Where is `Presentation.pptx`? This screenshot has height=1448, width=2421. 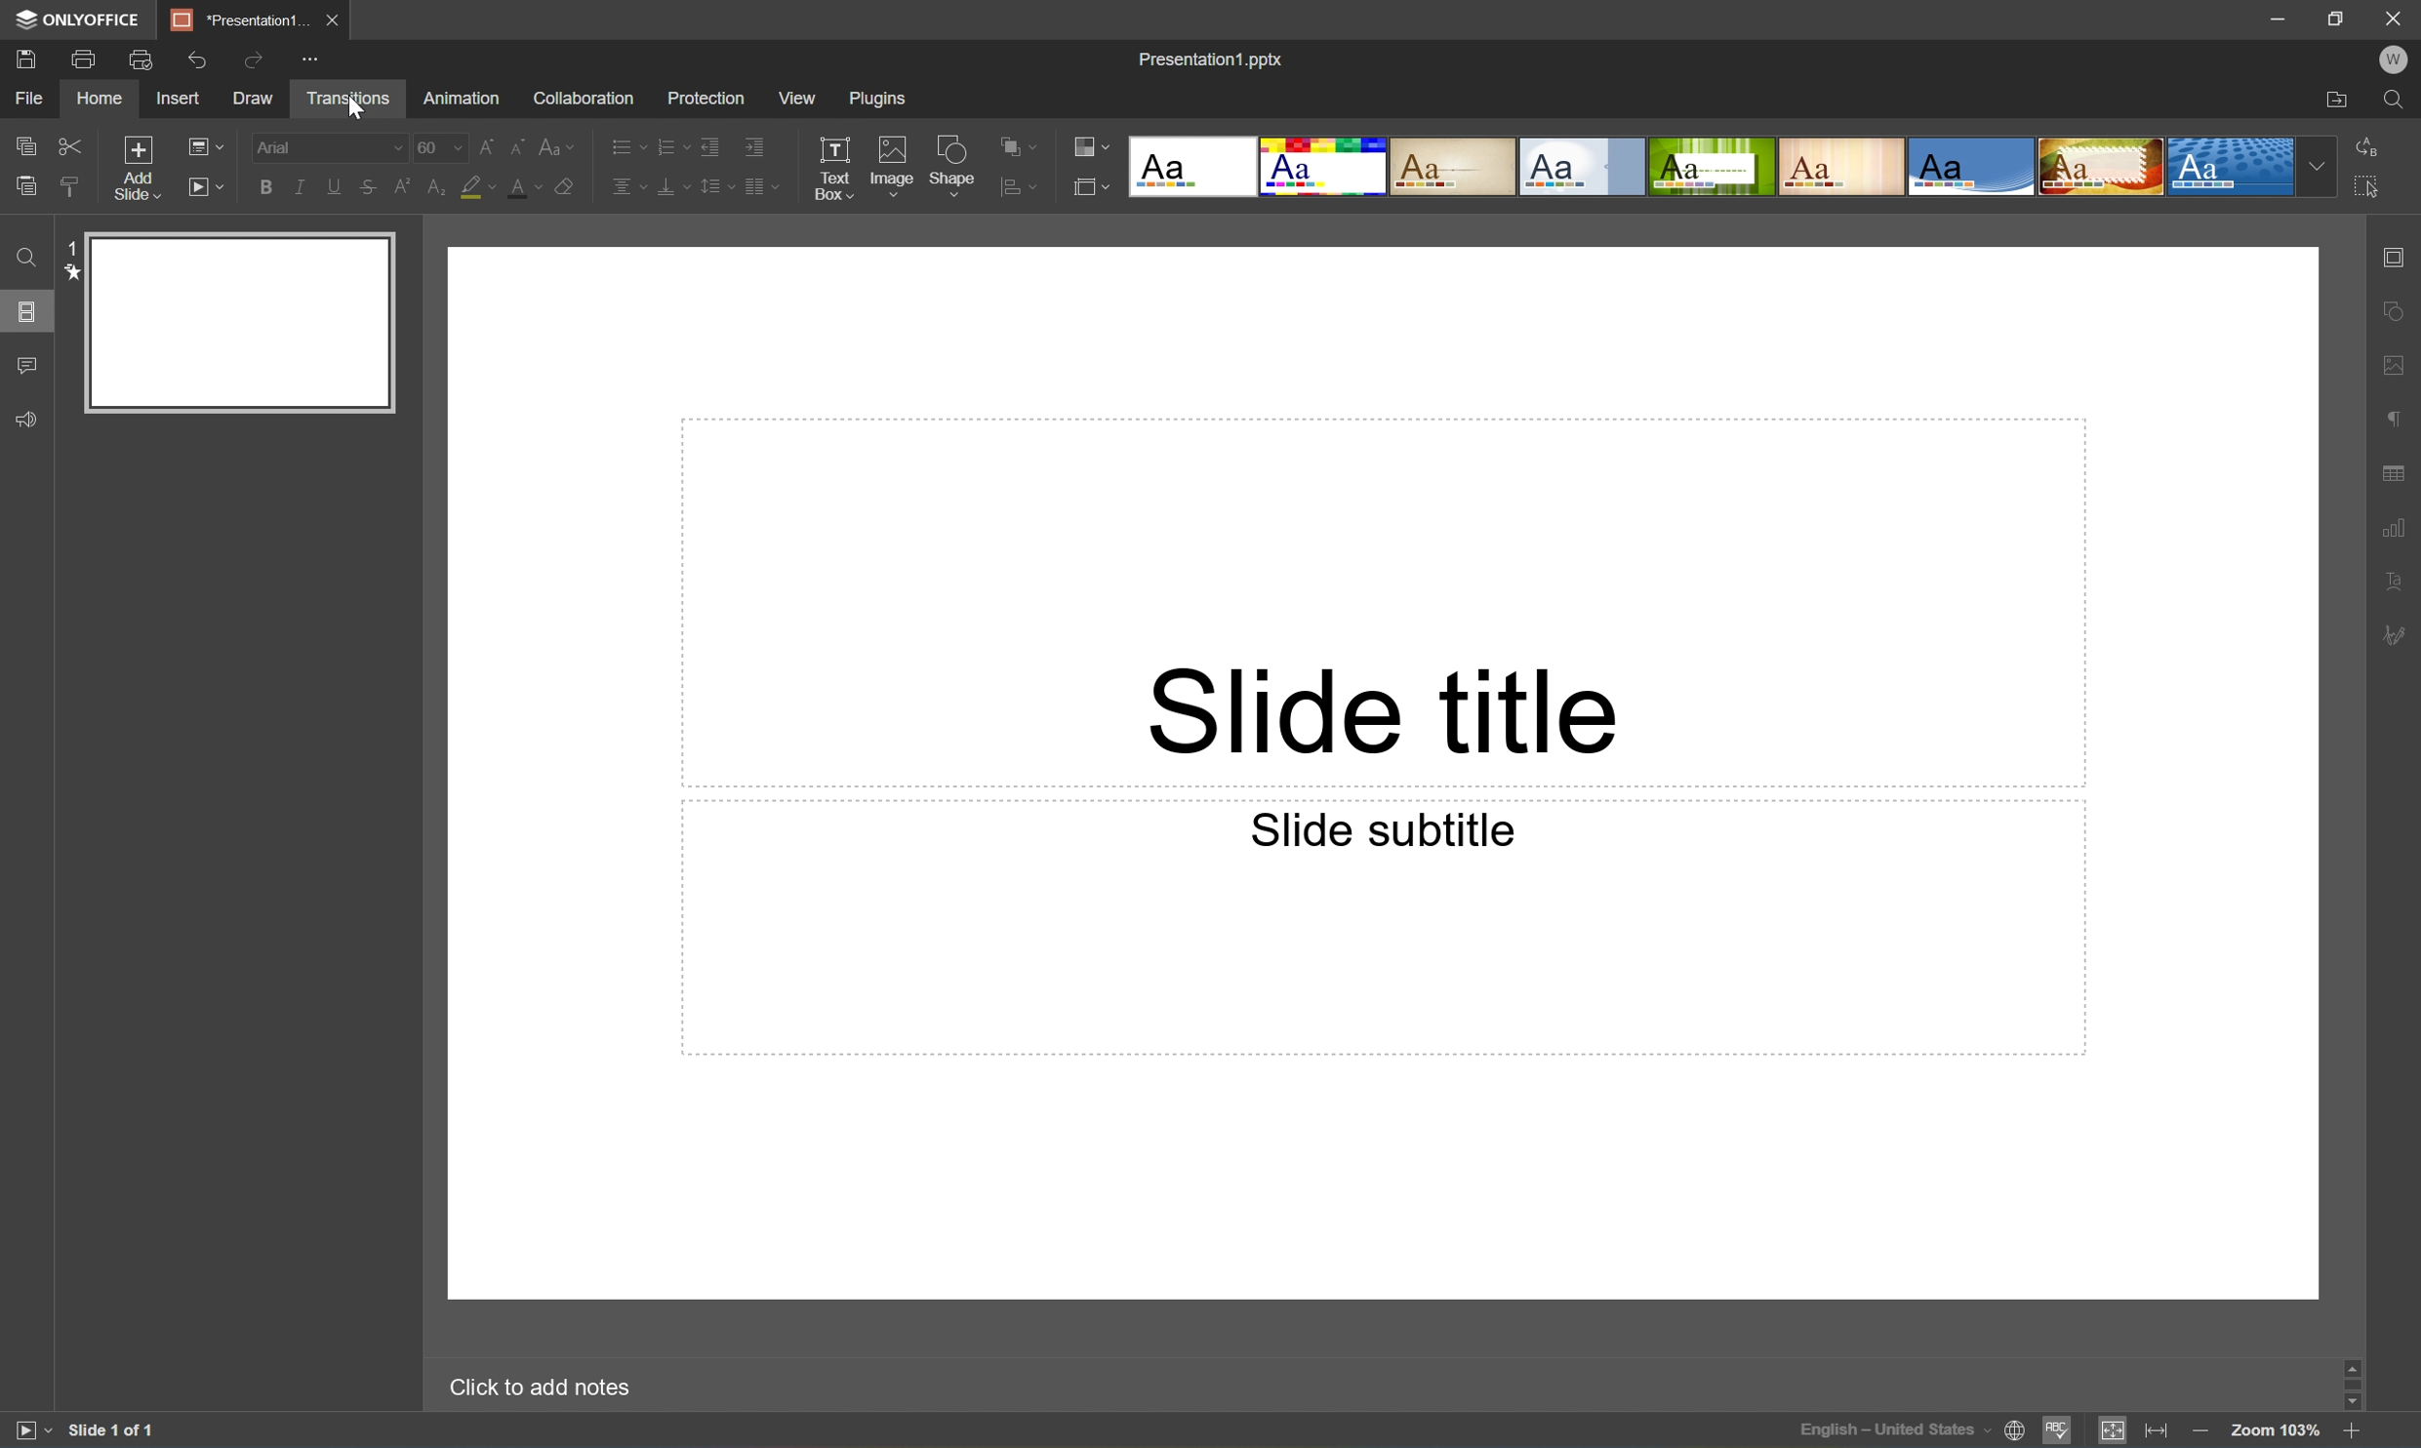 Presentation.pptx is located at coordinates (1214, 59).